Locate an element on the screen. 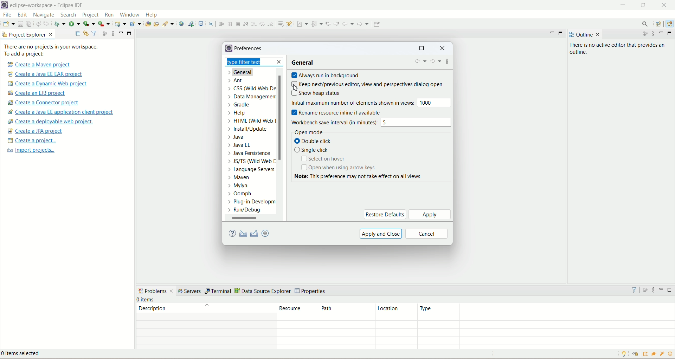  description is located at coordinates (206, 308).